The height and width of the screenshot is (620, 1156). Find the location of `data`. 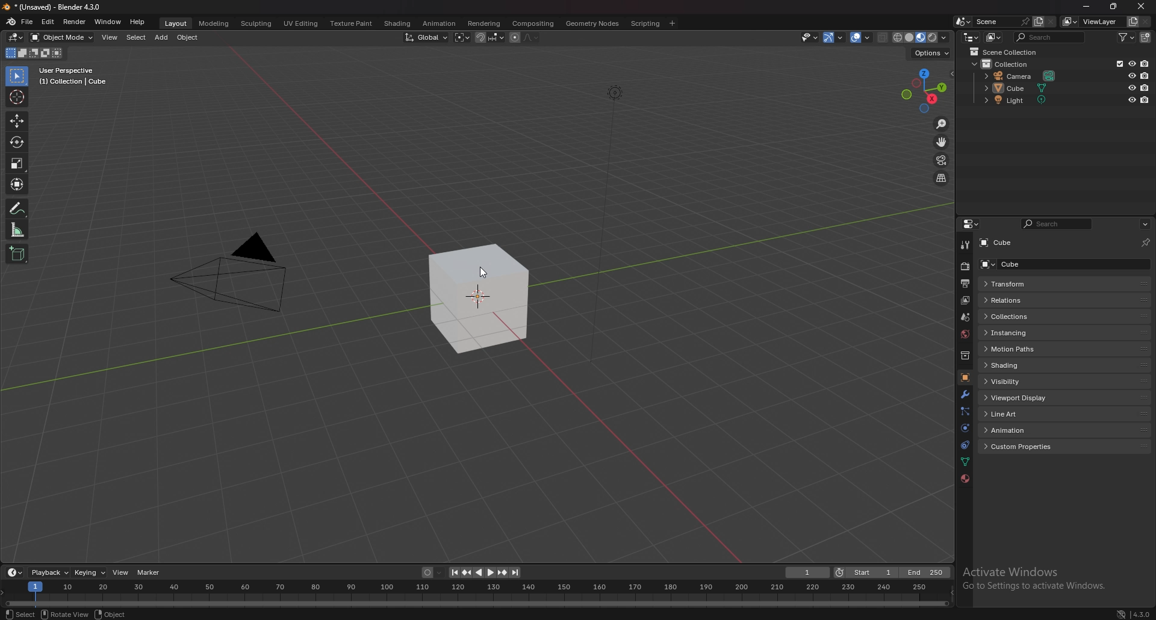

data is located at coordinates (966, 461).